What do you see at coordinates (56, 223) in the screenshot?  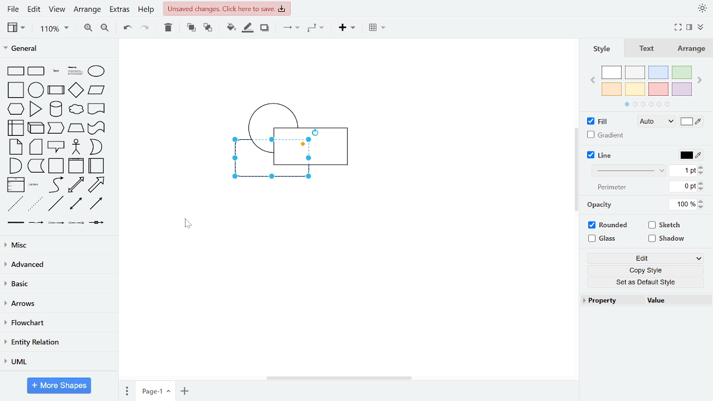 I see `connector with 2 label` at bounding box center [56, 223].